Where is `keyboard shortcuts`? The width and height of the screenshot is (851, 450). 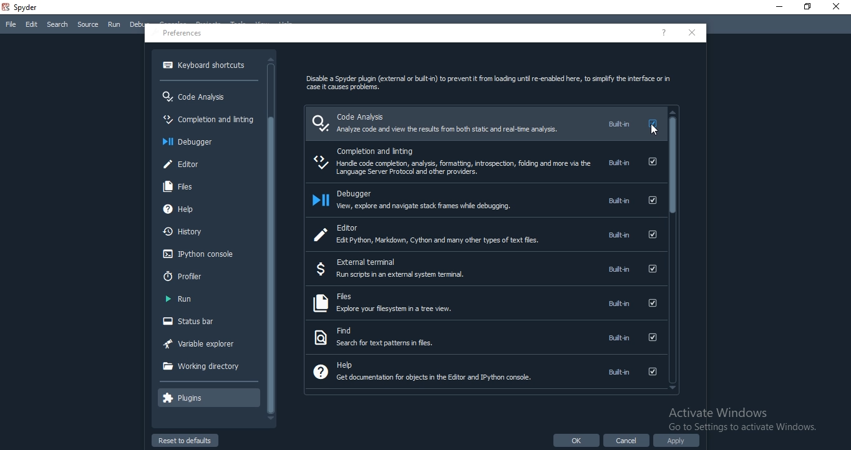 keyboard shortcuts is located at coordinates (205, 68).